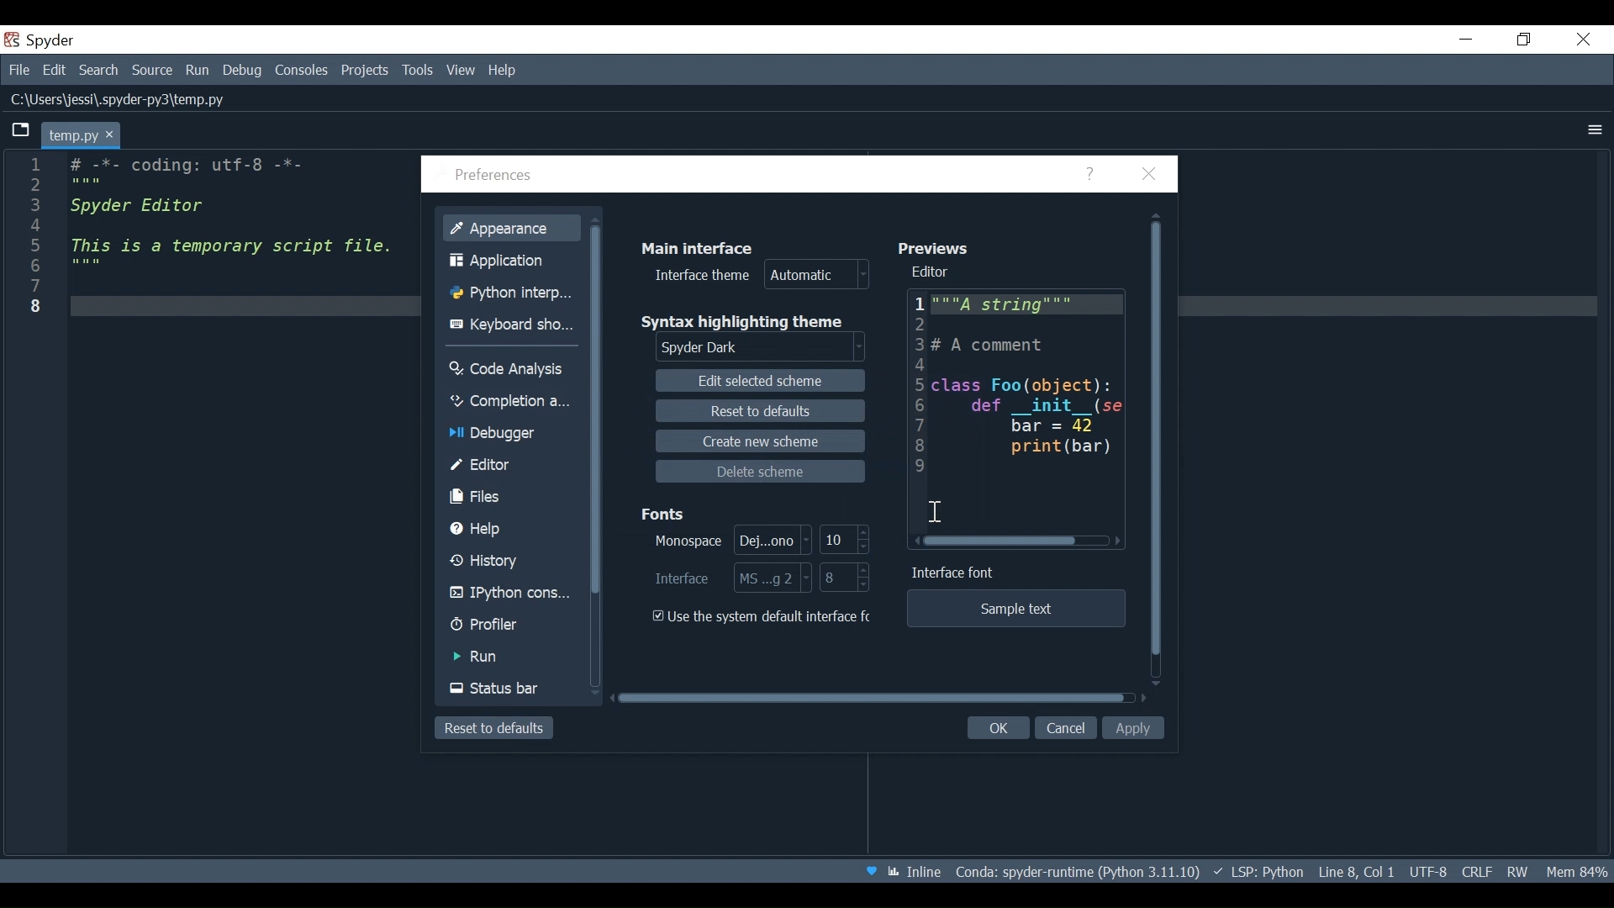  Describe the element at coordinates (509, 435) in the screenshot. I see `Debugger` at that location.